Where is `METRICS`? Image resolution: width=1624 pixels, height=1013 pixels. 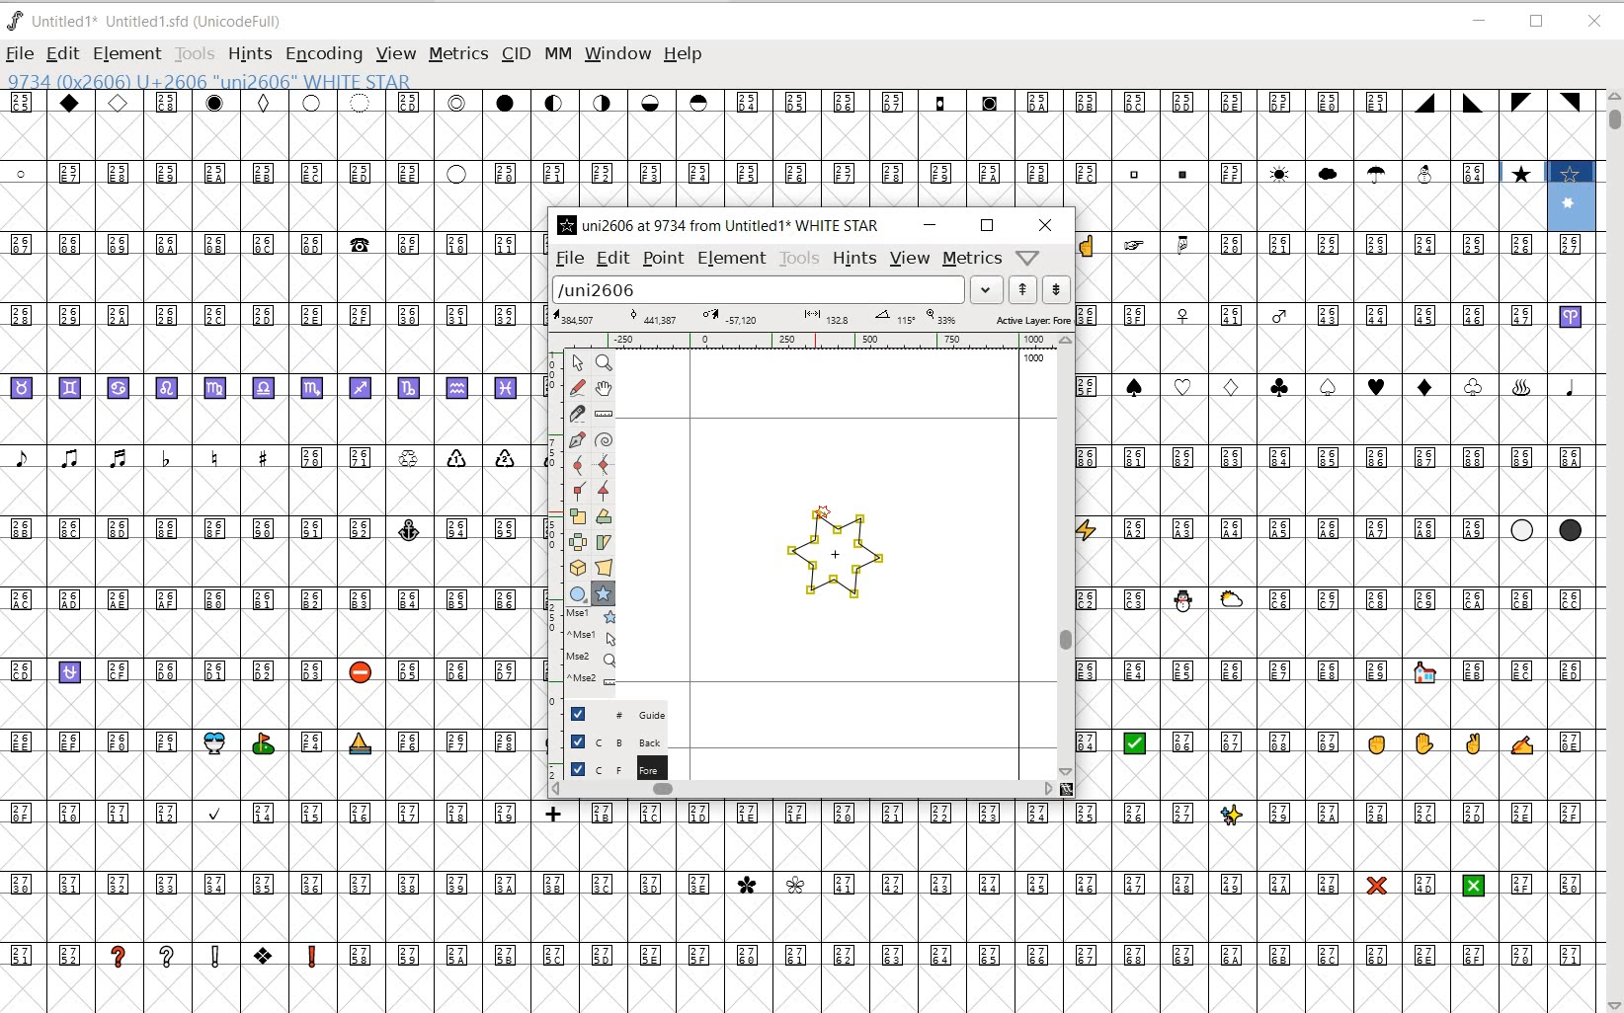
METRICS is located at coordinates (457, 53).